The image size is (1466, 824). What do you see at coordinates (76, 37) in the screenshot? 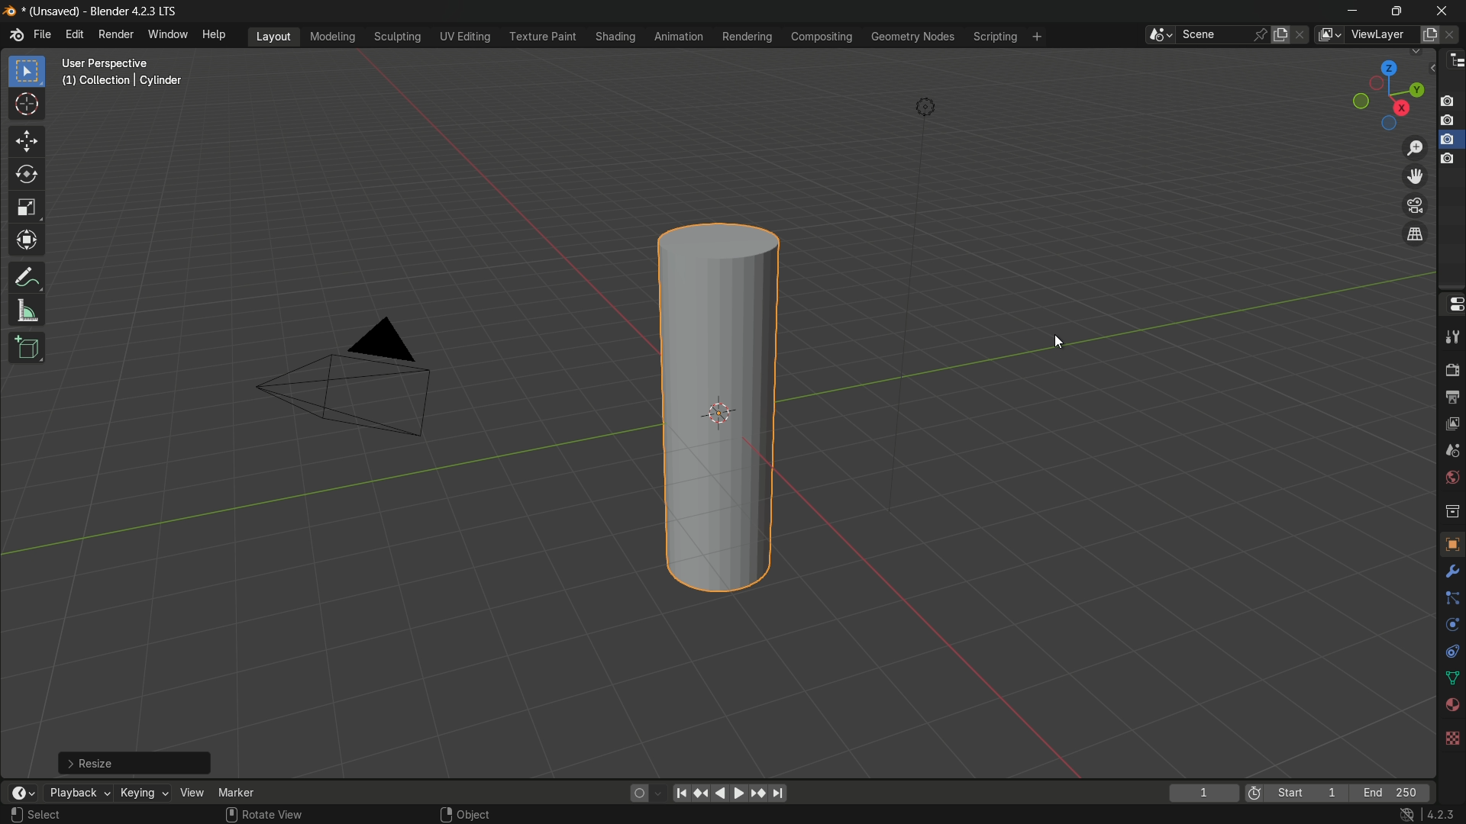
I see `edit menu` at bounding box center [76, 37].